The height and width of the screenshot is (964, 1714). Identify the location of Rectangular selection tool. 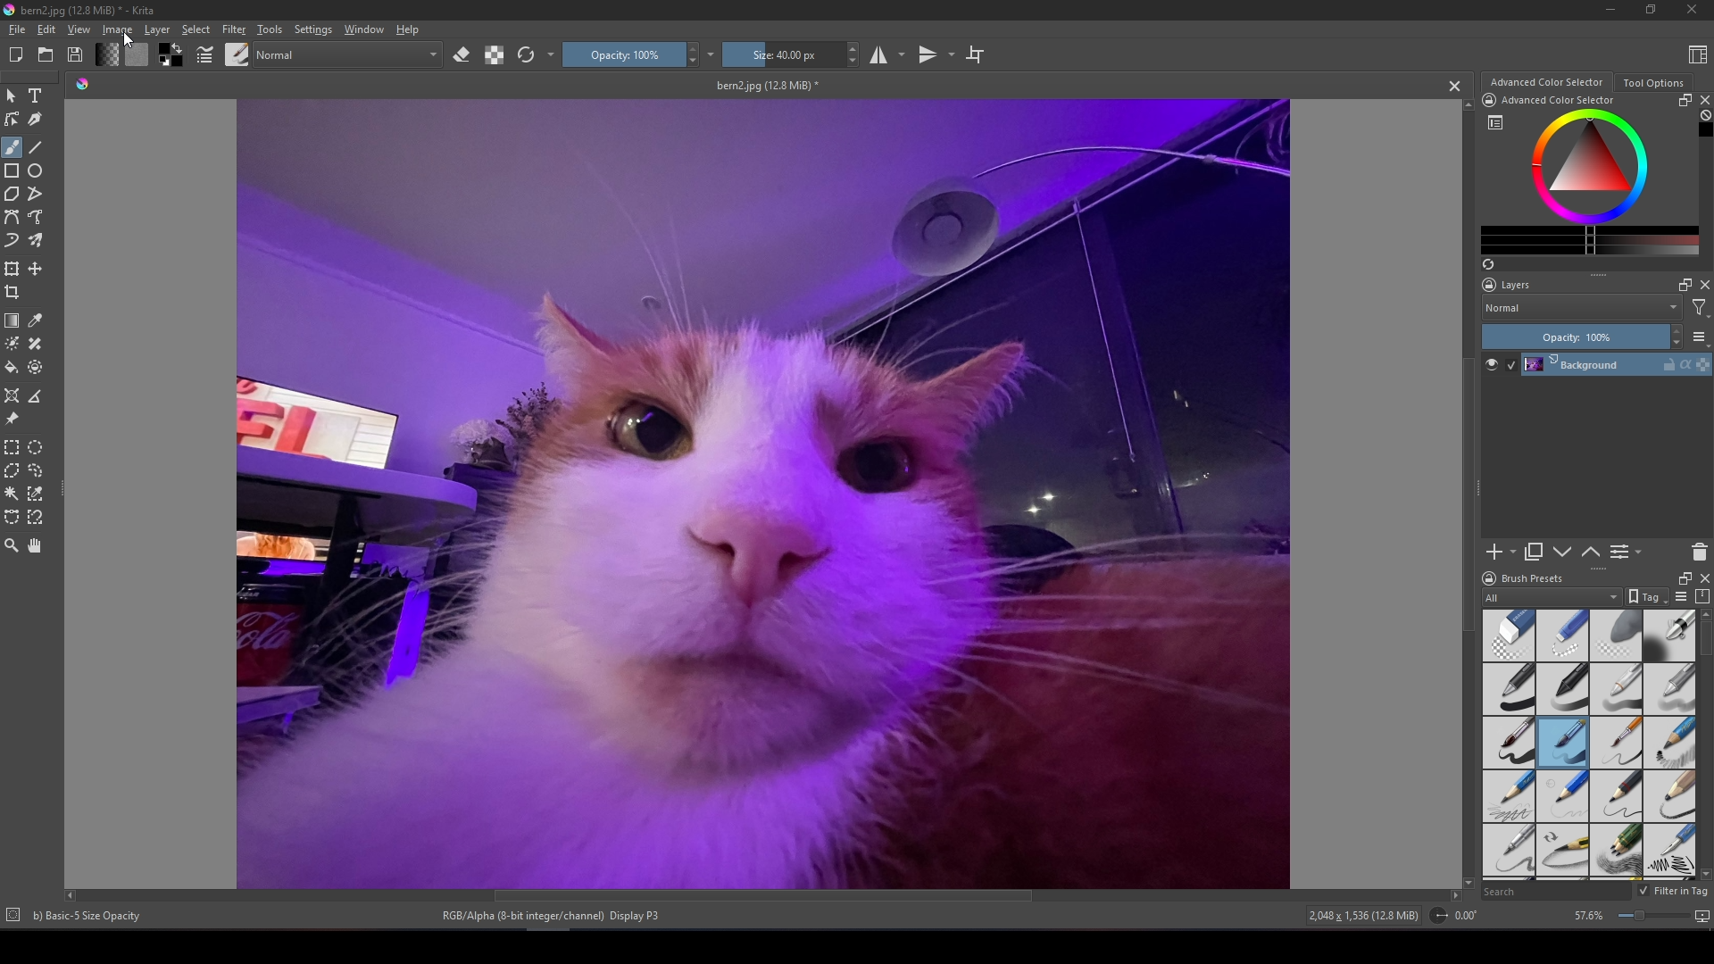
(12, 446).